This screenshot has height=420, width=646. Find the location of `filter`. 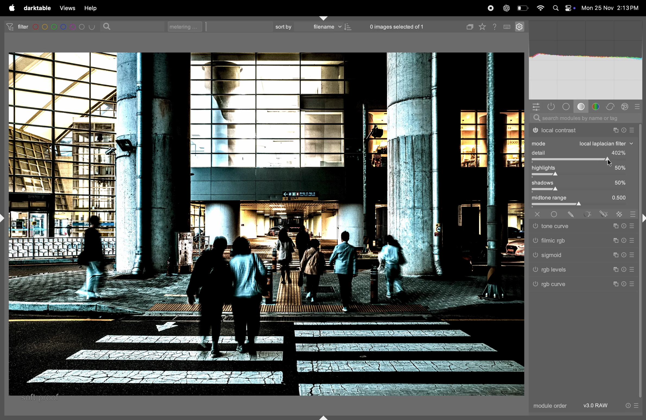

filter is located at coordinates (15, 26).